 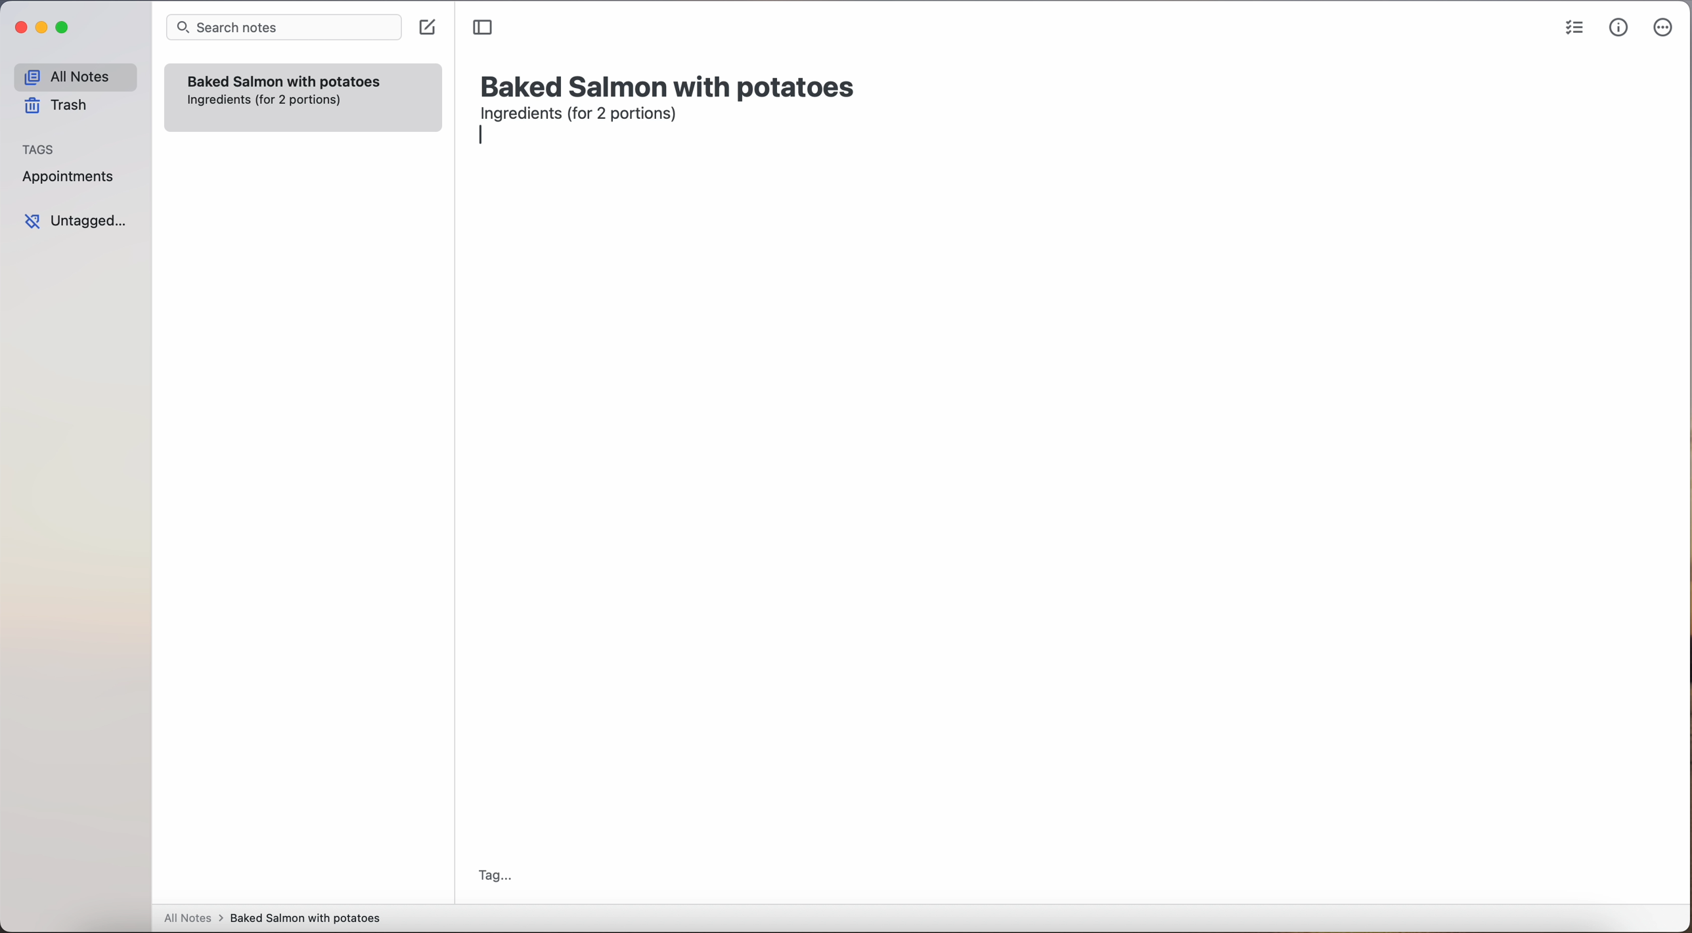 I want to click on untagged, so click(x=77, y=221).